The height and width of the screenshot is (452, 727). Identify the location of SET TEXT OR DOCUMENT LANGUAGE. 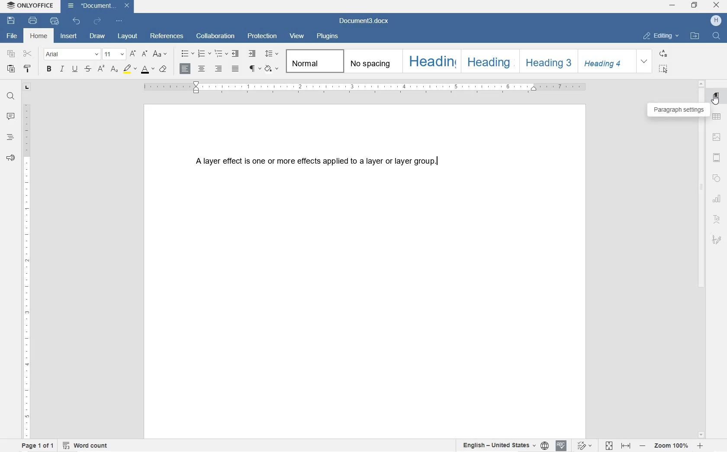
(505, 446).